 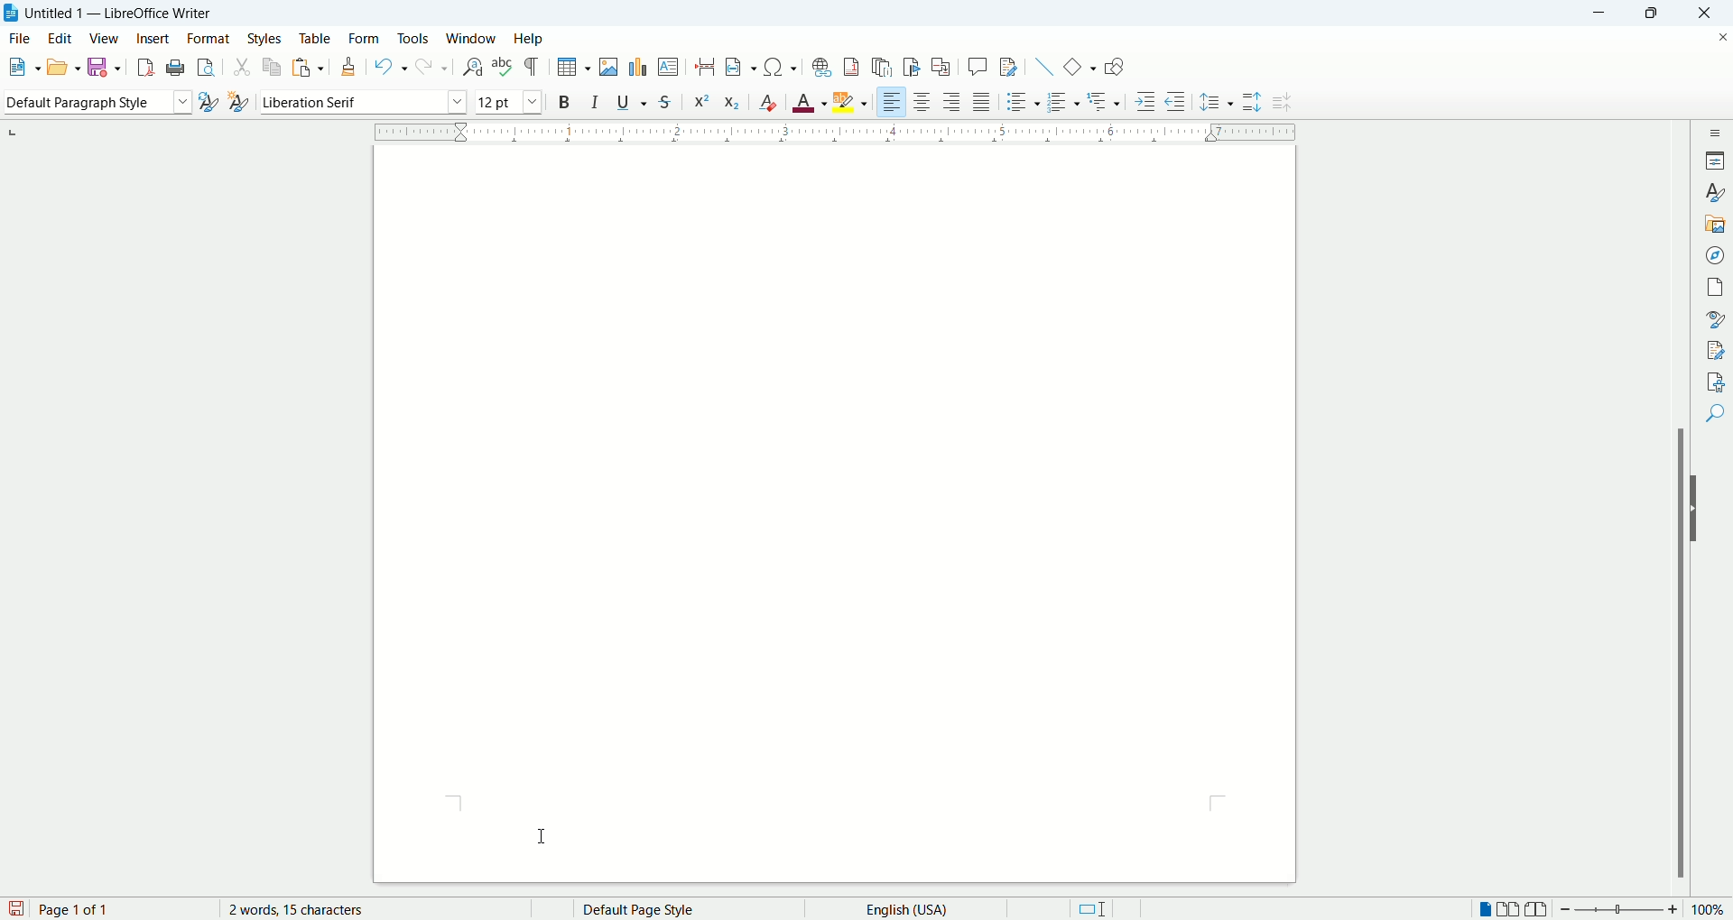 I want to click on font name, so click(x=363, y=102).